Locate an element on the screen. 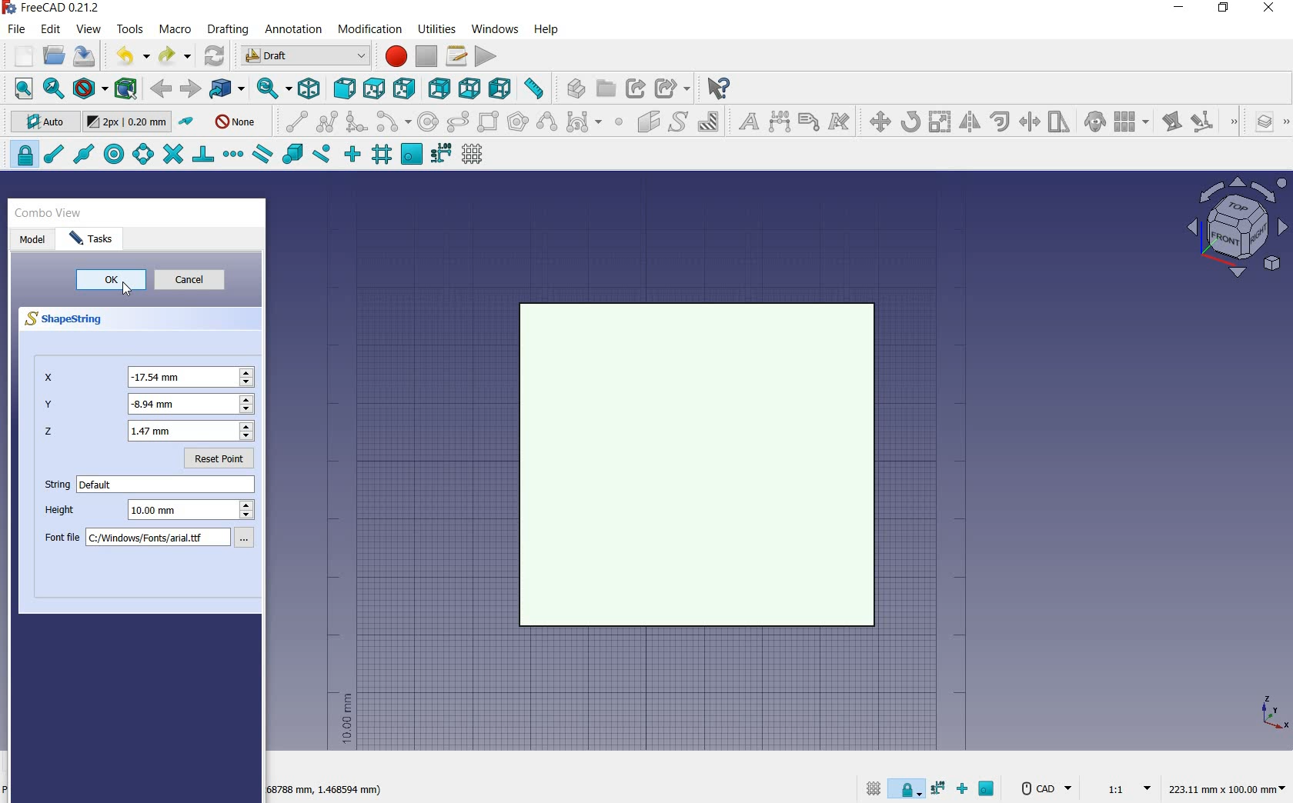 The height and width of the screenshot is (803, 1293). offset is located at coordinates (1001, 122).